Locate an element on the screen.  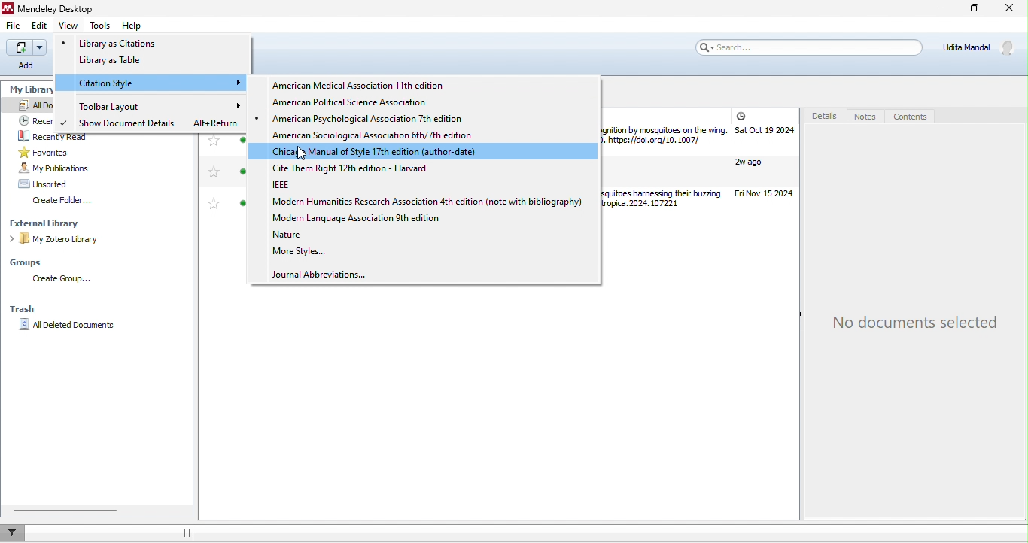
chicago manual of style 17th edition is located at coordinates (389, 153).